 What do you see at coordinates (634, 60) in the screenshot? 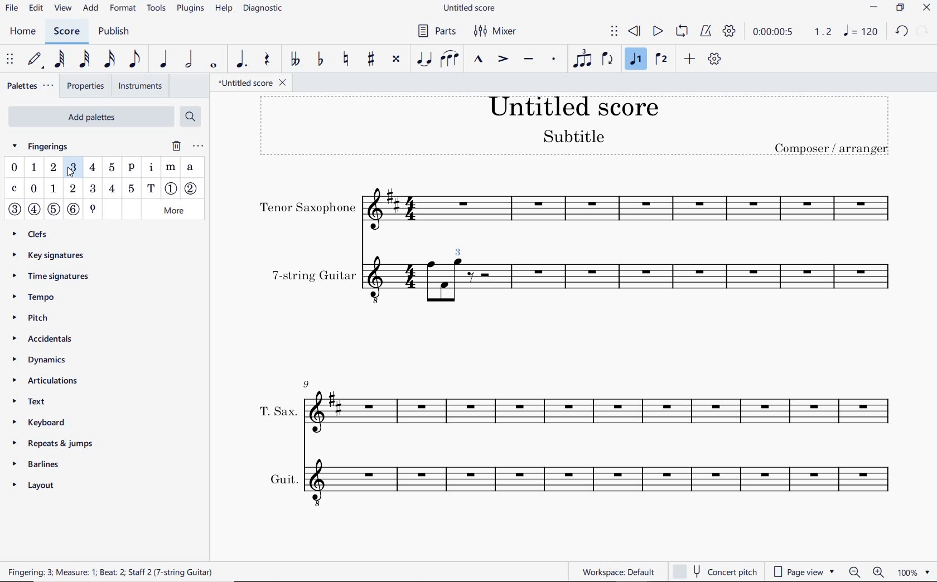
I see `VOICE 1` at bounding box center [634, 60].